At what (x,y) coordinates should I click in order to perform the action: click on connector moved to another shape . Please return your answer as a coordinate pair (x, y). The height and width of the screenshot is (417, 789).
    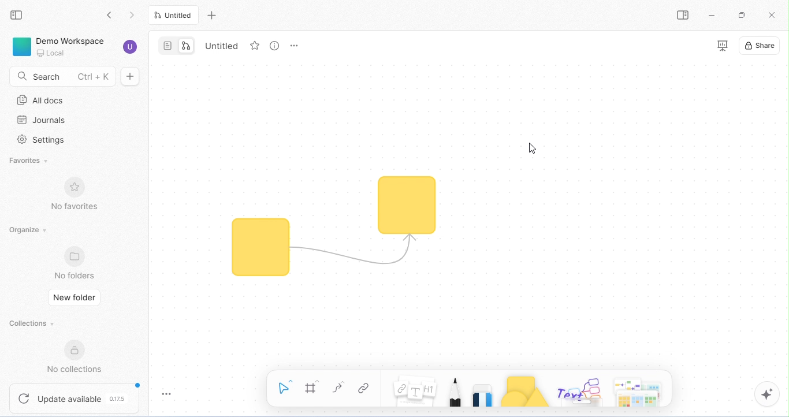
    Looking at the image, I should click on (410, 202).